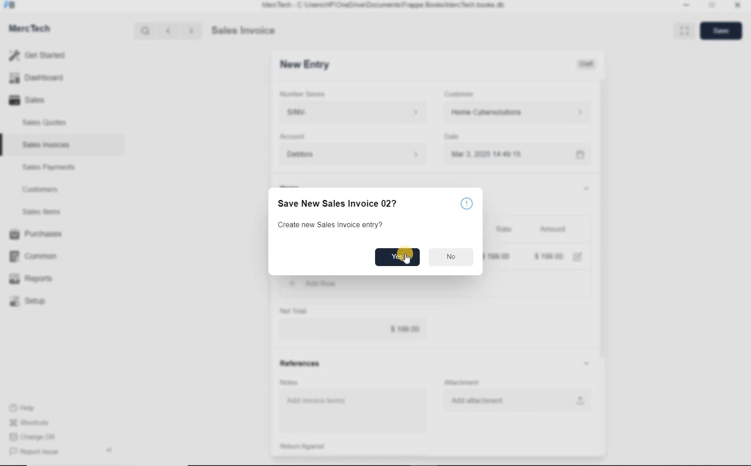 Image resolution: width=751 pixels, height=466 pixels. What do you see at coordinates (46, 122) in the screenshot?
I see `Sales Quotes` at bounding box center [46, 122].